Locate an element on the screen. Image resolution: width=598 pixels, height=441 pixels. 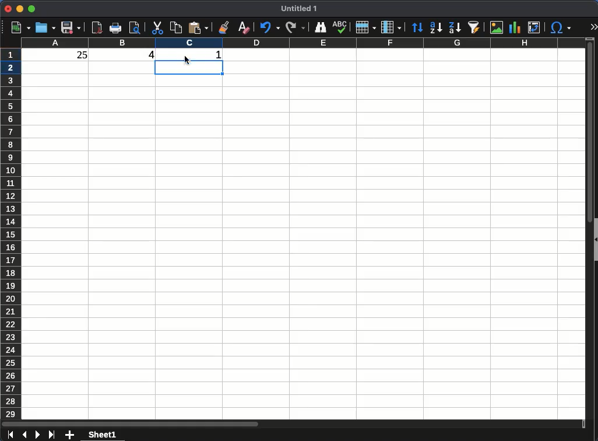
previous sheet is located at coordinates (24, 435).